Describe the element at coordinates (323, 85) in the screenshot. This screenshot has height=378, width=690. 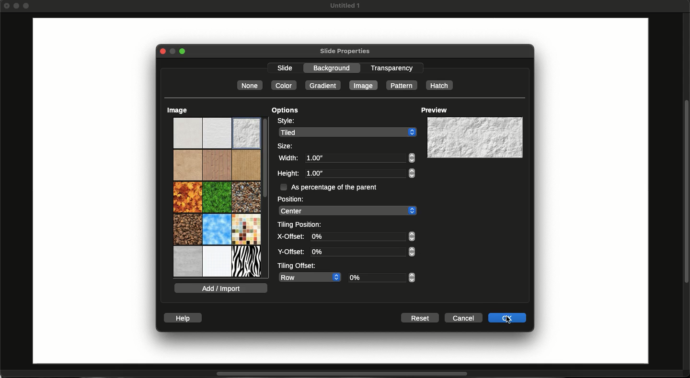
I see `Gradient` at that location.